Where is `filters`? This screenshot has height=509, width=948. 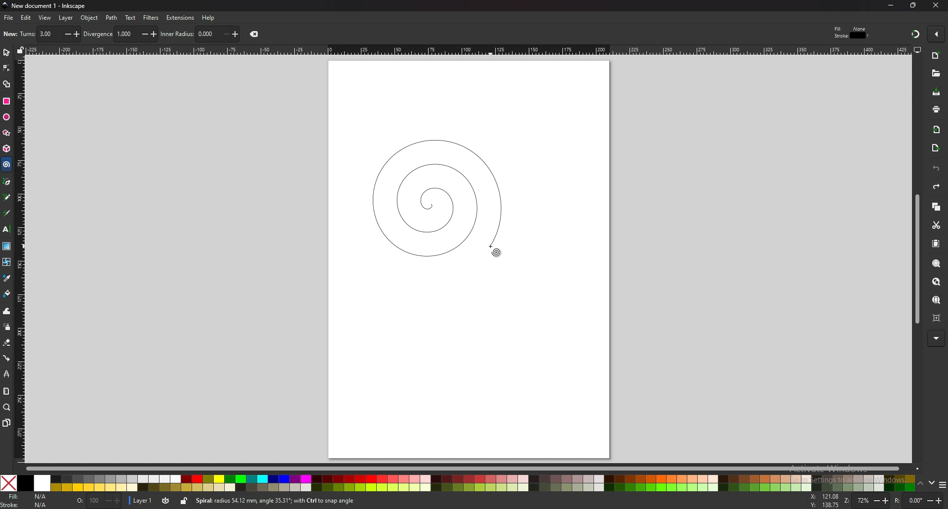
filters is located at coordinates (152, 17).